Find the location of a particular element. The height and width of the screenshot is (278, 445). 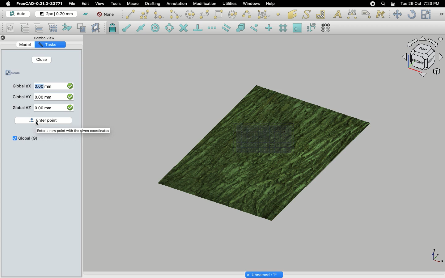

Polyline is located at coordinates (145, 14).